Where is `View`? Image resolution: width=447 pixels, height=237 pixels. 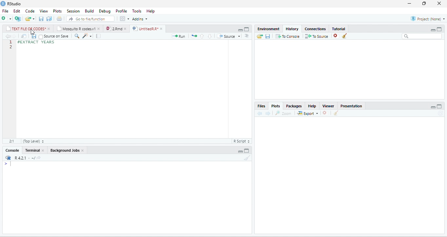
View is located at coordinates (44, 11).